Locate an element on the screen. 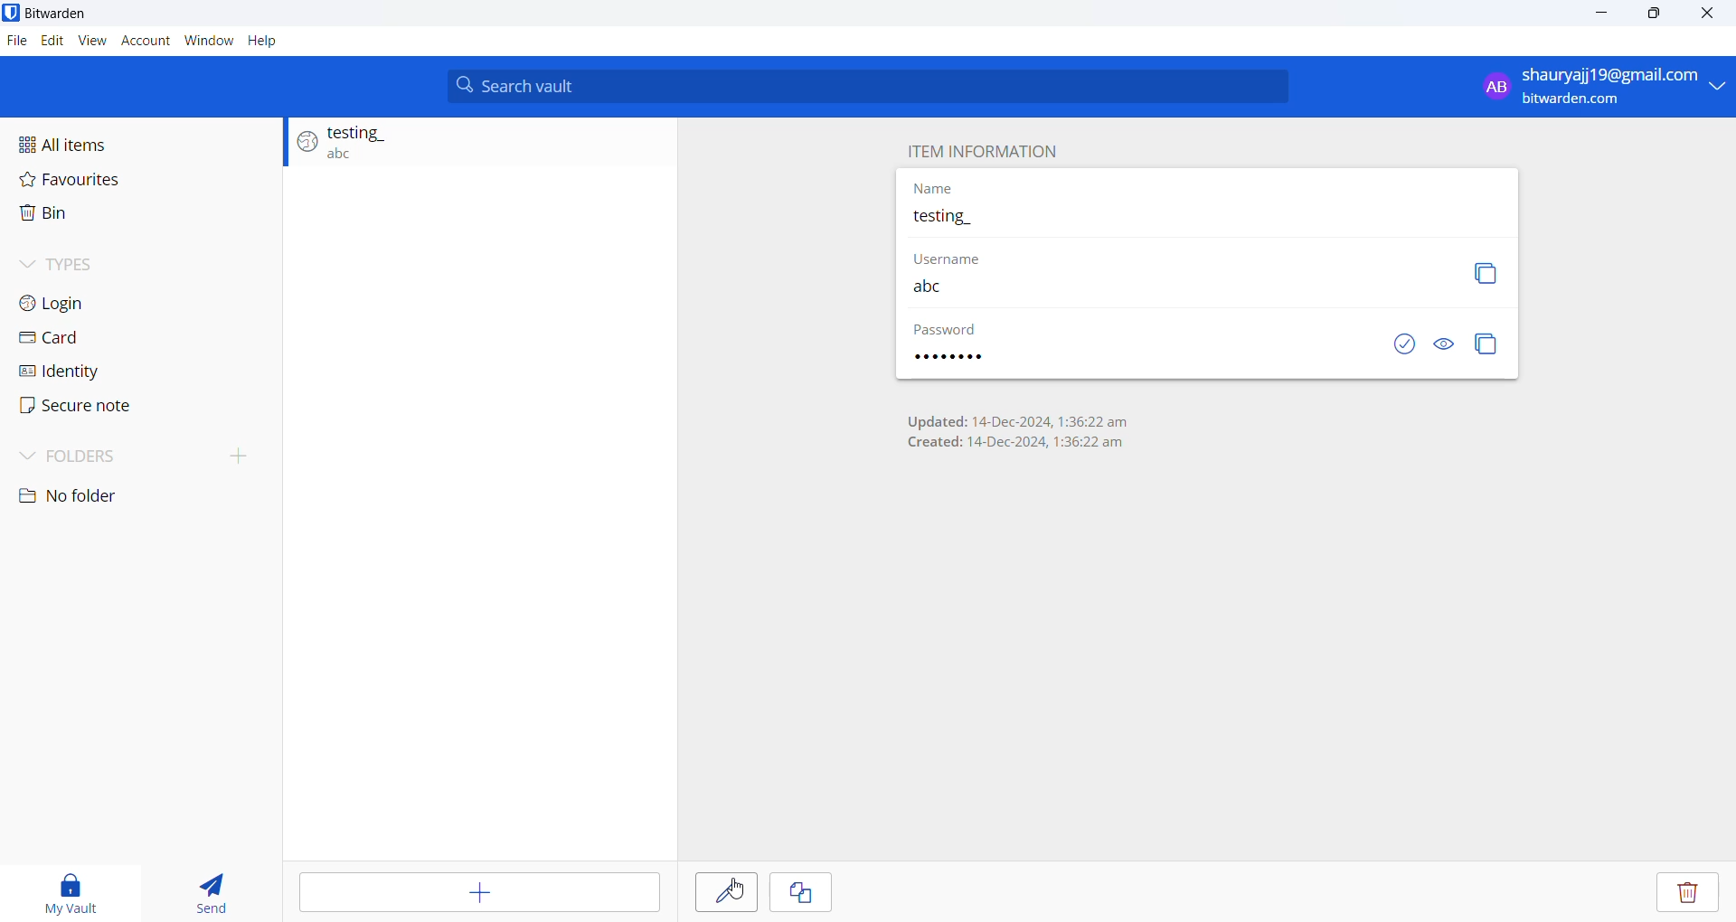  Window is located at coordinates (209, 38).